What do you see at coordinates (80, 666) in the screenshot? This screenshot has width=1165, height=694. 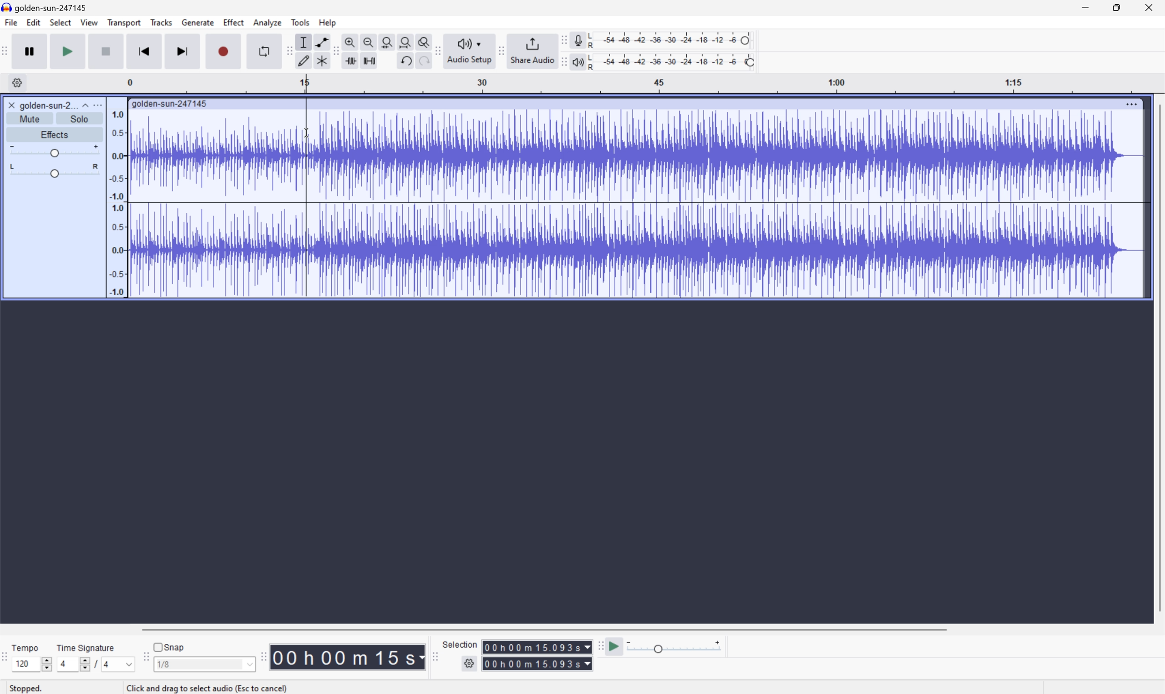 I see `Slider` at bounding box center [80, 666].